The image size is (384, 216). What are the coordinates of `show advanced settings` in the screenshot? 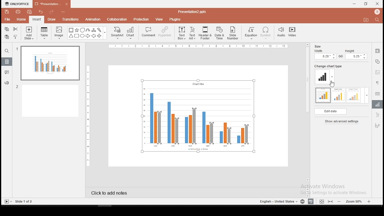 It's located at (342, 122).